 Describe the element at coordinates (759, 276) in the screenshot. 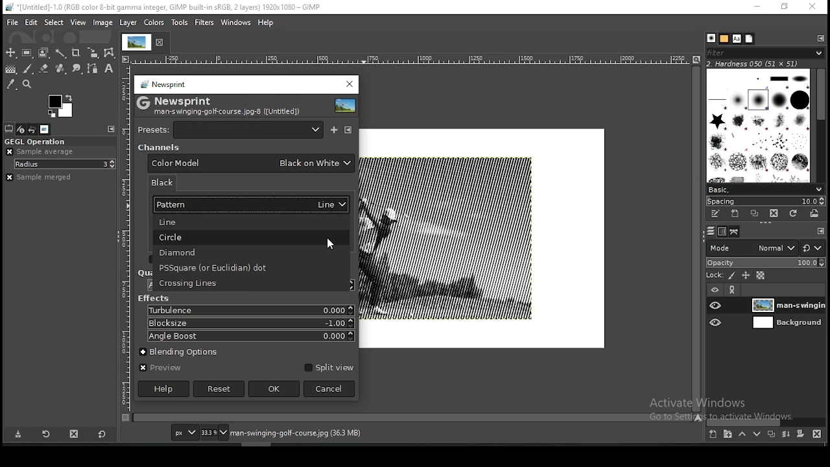

I see `lock alpha channel` at that location.